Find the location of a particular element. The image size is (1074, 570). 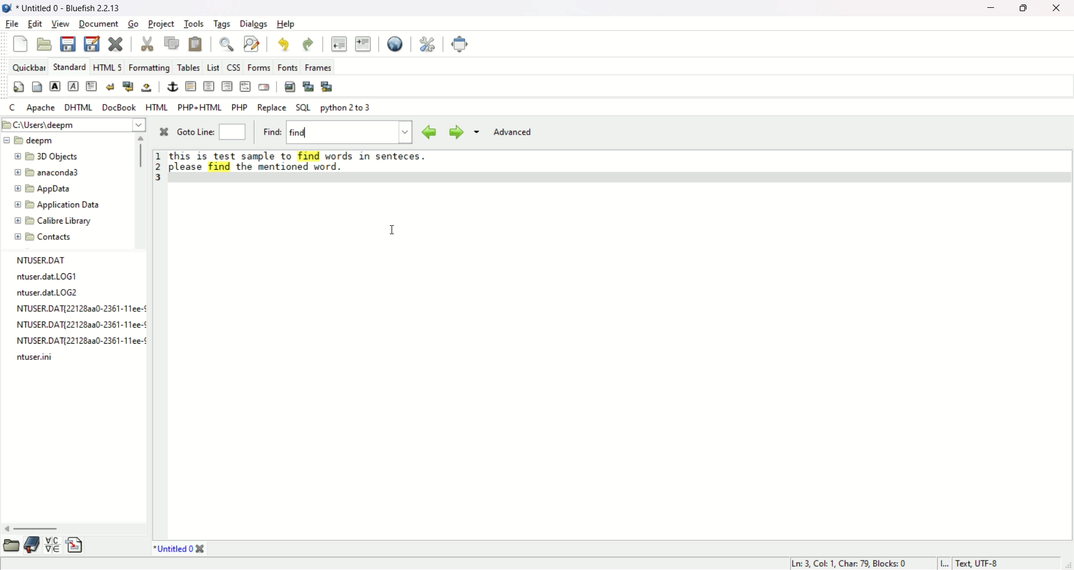

redo is located at coordinates (307, 44).